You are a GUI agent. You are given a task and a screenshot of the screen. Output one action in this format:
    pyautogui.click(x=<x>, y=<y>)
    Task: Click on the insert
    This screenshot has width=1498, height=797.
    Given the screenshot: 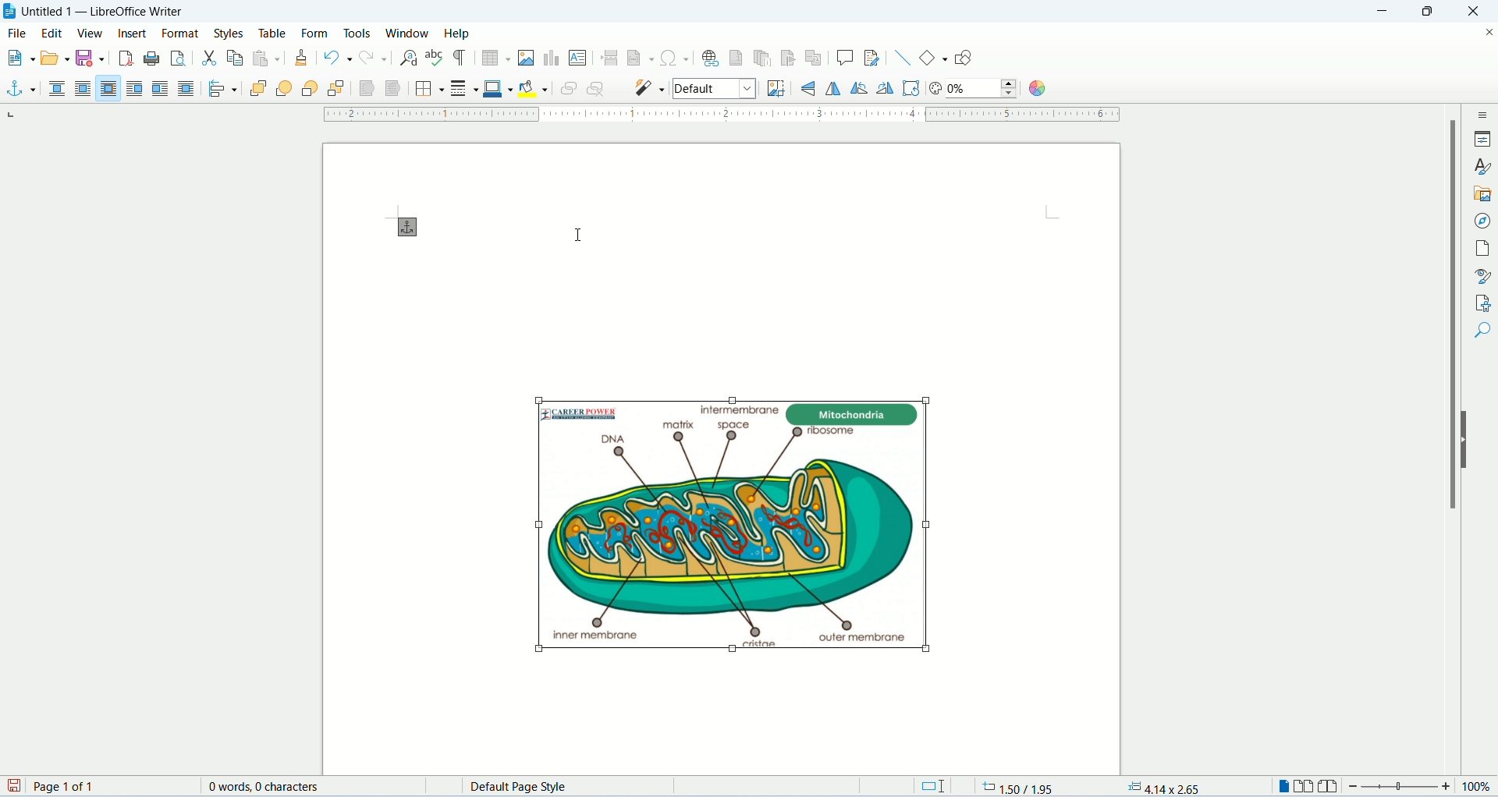 What is the action you would take?
    pyautogui.click(x=135, y=32)
    